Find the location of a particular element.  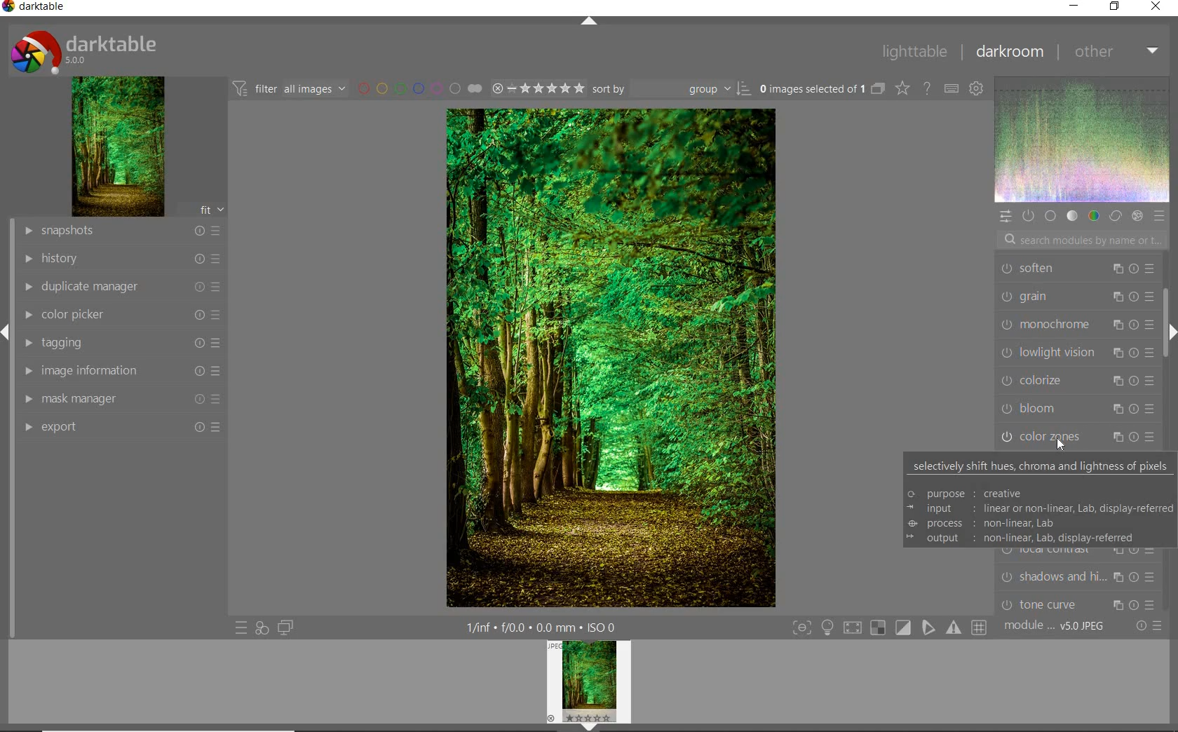

LIGHTTABLE is located at coordinates (915, 52).